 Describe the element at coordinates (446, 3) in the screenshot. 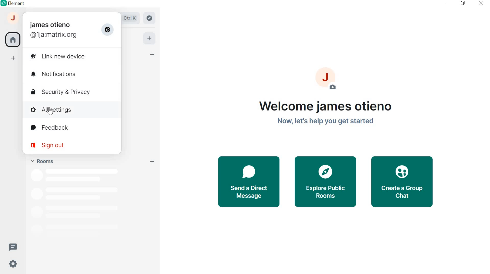

I see `MINIMIZE` at that location.